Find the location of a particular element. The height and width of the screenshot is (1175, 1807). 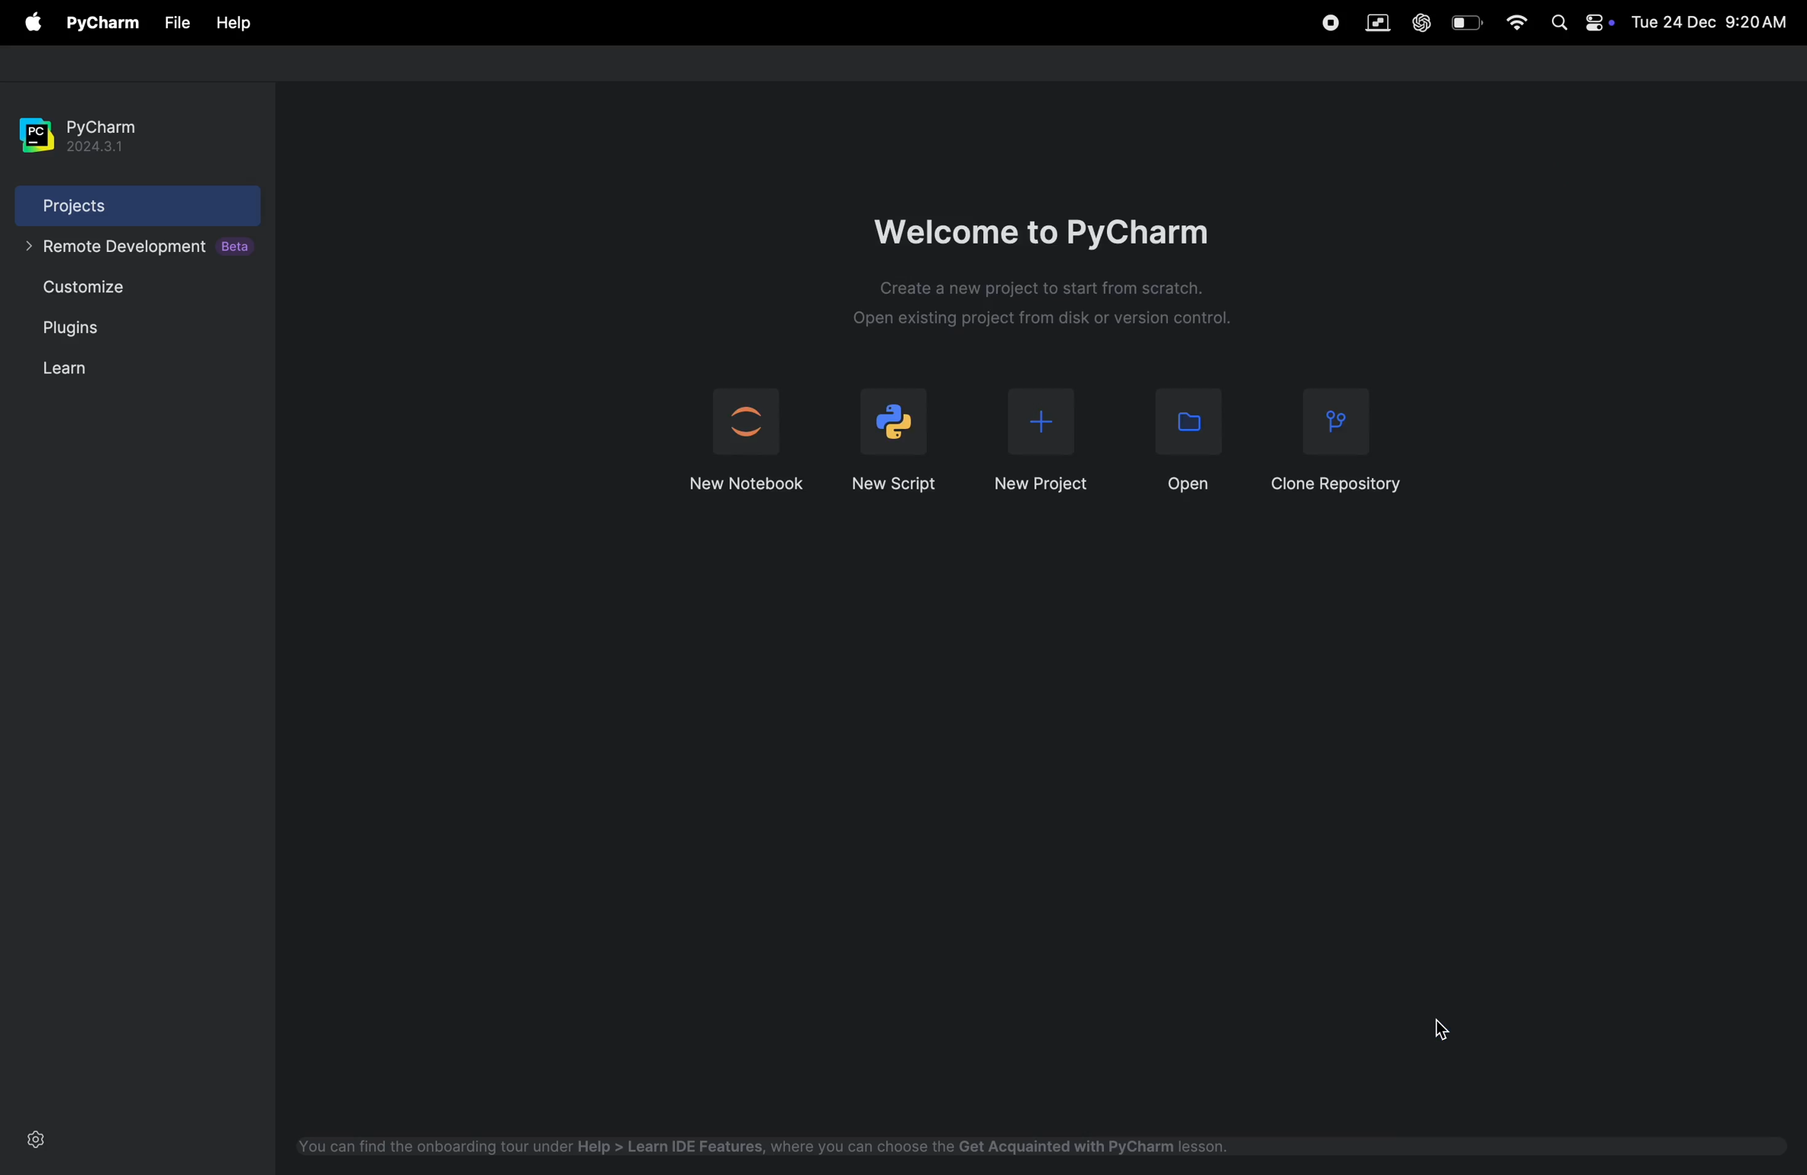

File is located at coordinates (175, 24).